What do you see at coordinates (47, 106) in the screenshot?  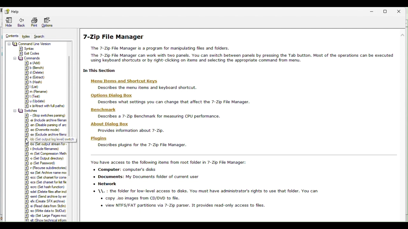 I see `&) x (eXtract with full paths)` at bounding box center [47, 106].